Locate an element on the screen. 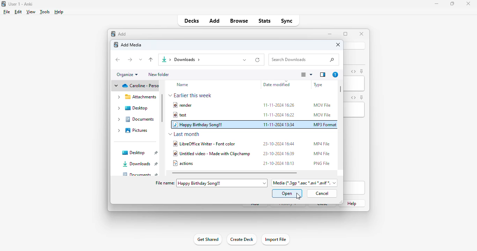 This screenshot has width=477, height=251. view is located at coordinates (31, 12).